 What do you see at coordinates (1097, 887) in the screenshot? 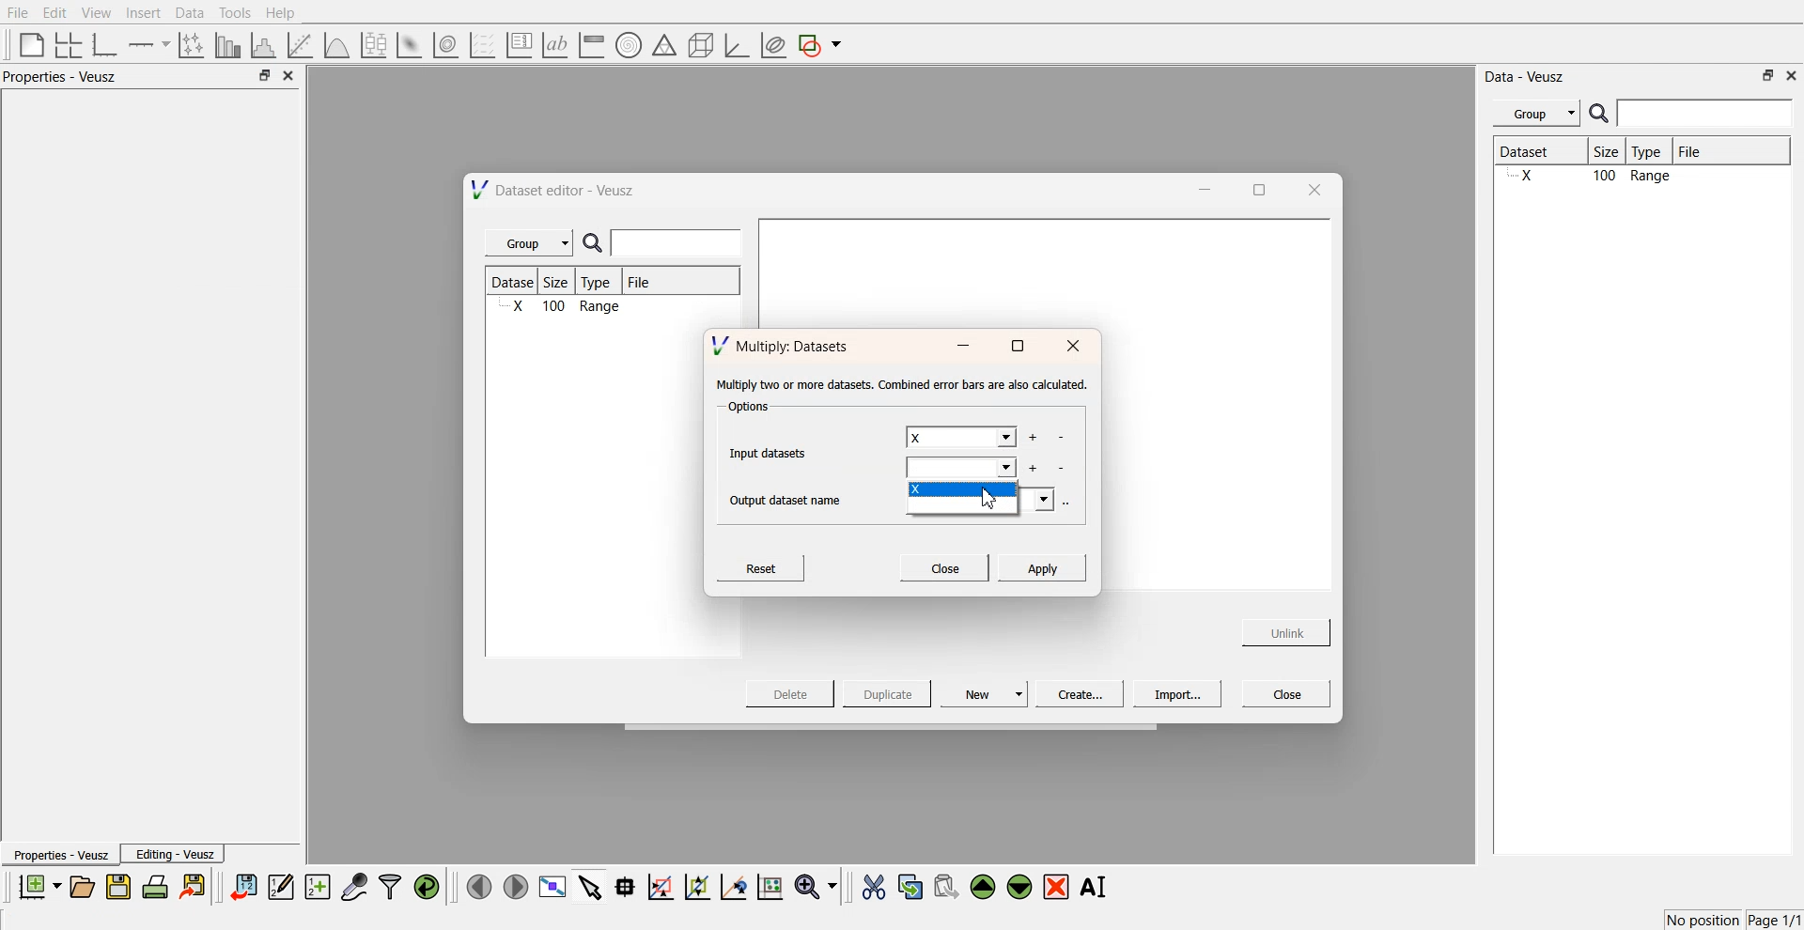
I see `Rename the selected widgets` at bounding box center [1097, 887].